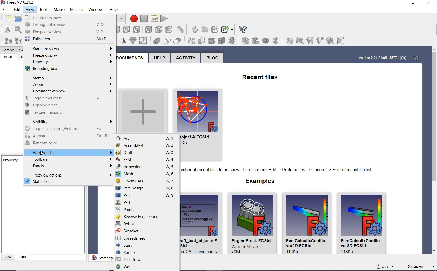 This screenshot has width=437, height=271. What do you see at coordinates (144, 40) in the screenshot?
I see `union` at bounding box center [144, 40].